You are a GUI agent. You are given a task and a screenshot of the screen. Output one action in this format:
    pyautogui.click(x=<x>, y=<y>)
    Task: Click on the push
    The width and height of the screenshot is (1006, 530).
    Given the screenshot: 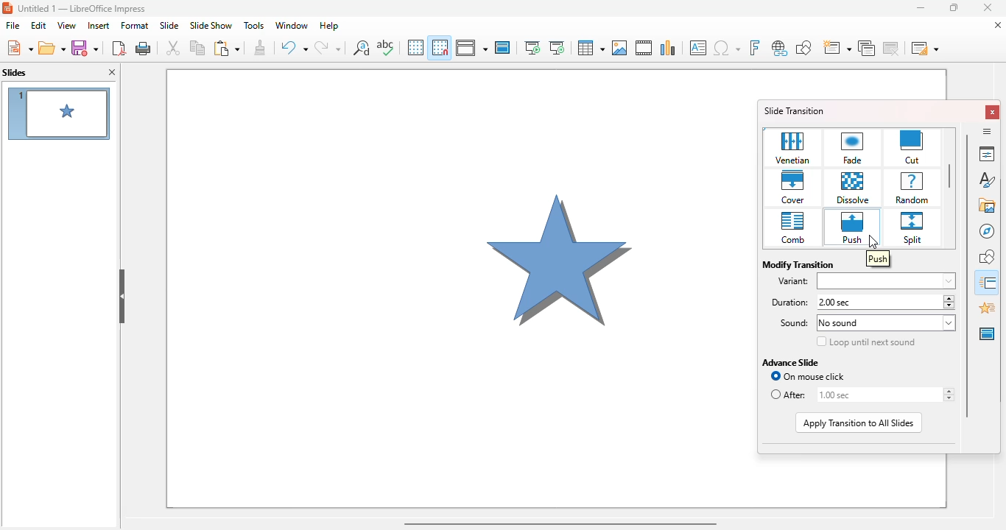 What is the action you would take?
    pyautogui.click(x=851, y=227)
    